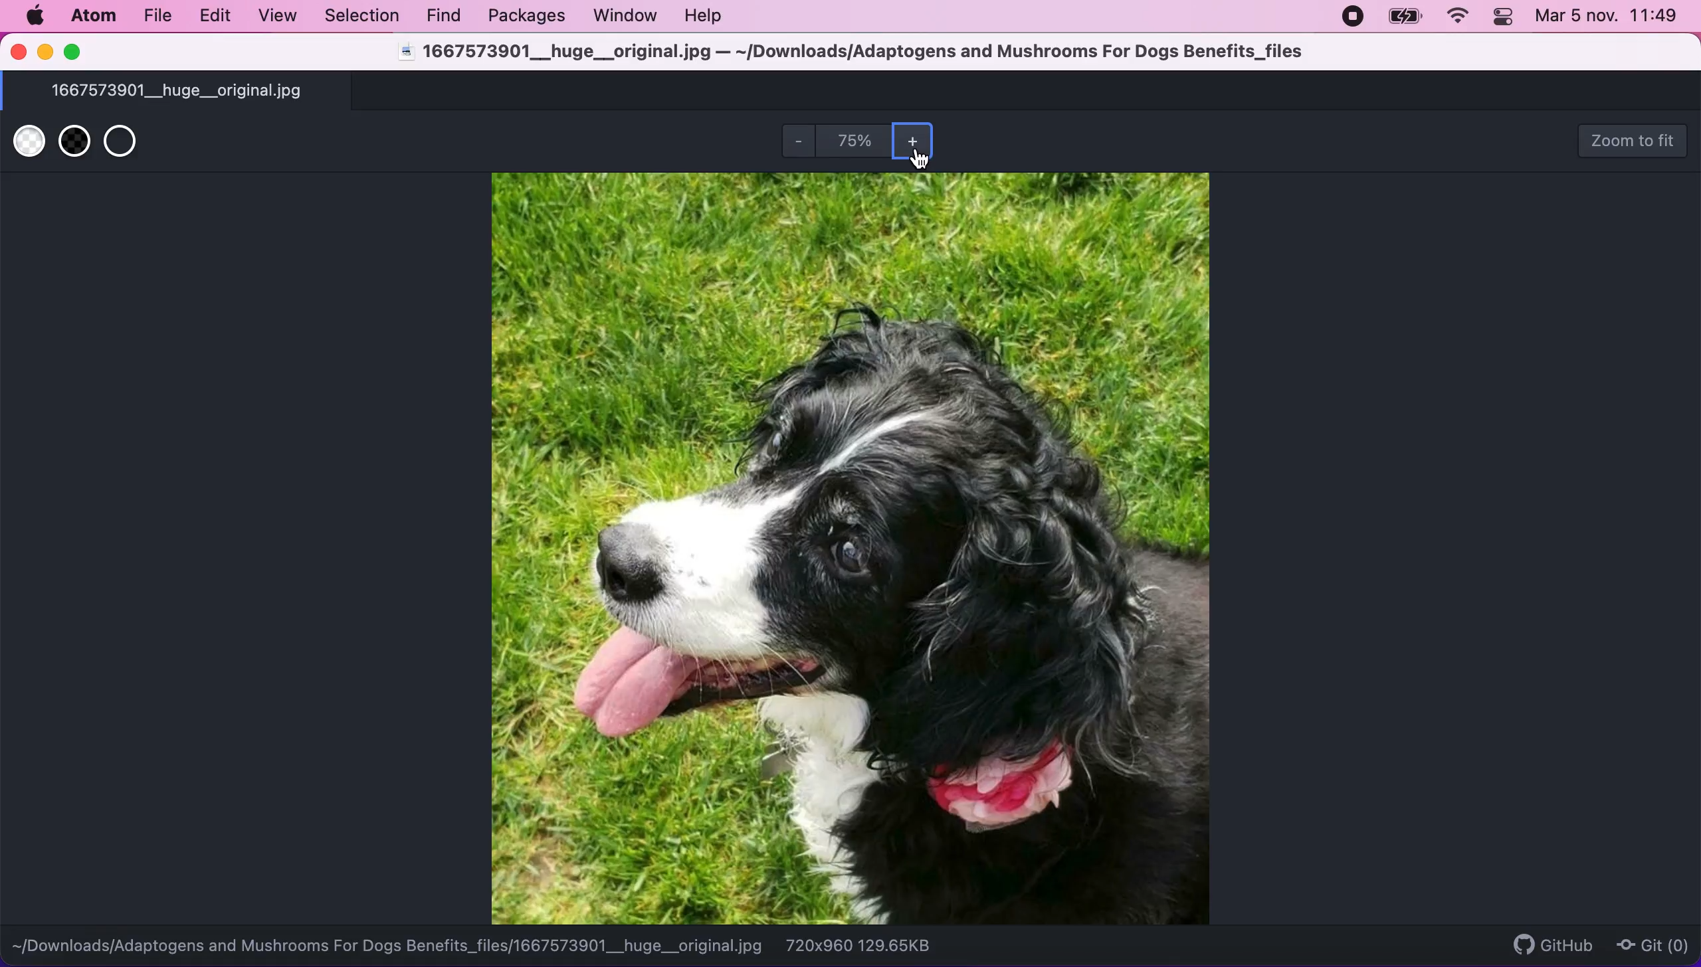  Describe the element at coordinates (854, 549) in the screenshot. I see `zoom in applied` at that location.